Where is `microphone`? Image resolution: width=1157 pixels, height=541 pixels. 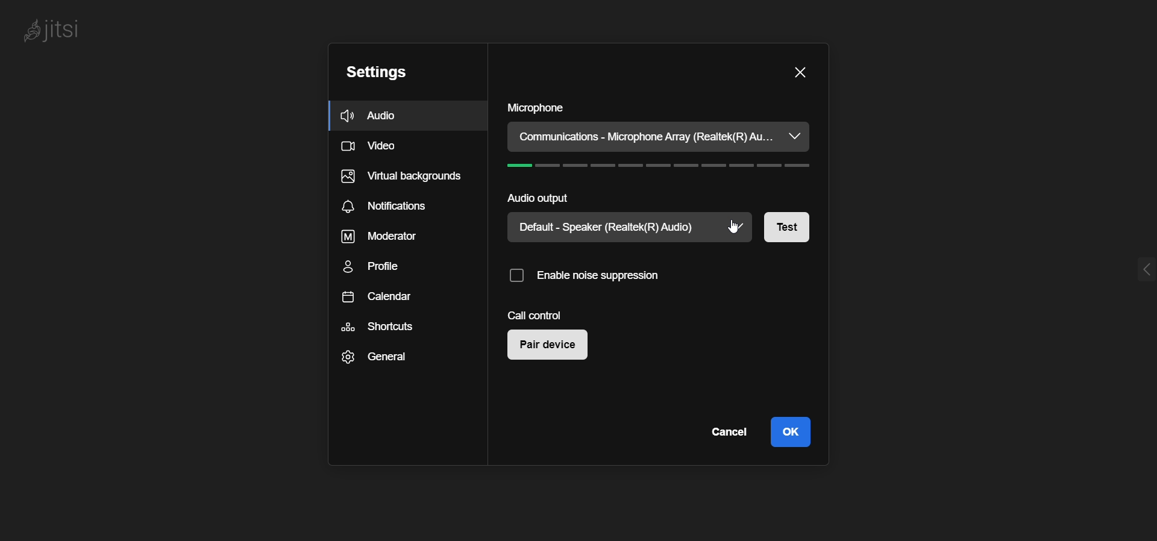 microphone is located at coordinates (536, 108).